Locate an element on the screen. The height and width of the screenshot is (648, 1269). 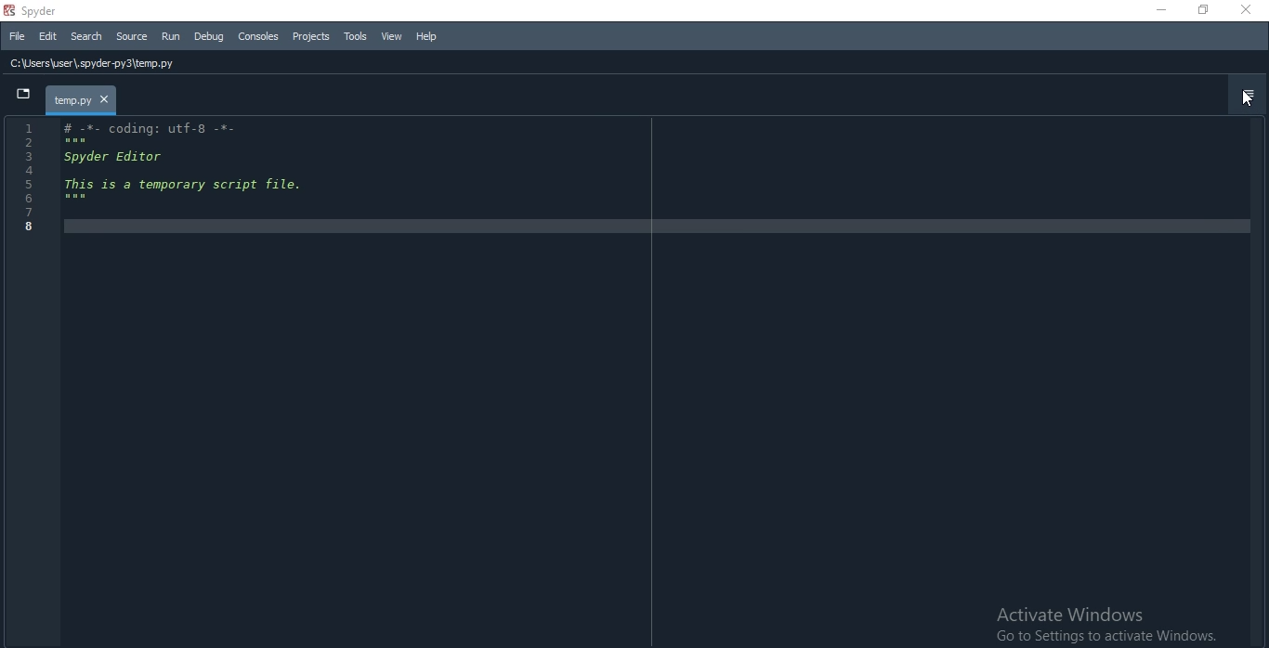
Search is located at coordinates (85, 37).